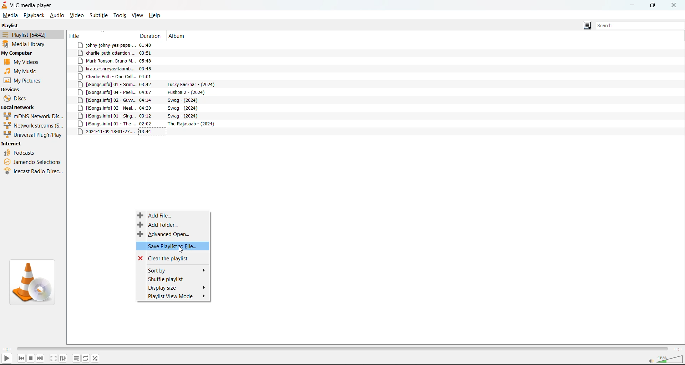 The width and height of the screenshot is (685, 365). I want to click on my computer, so click(19, 53).